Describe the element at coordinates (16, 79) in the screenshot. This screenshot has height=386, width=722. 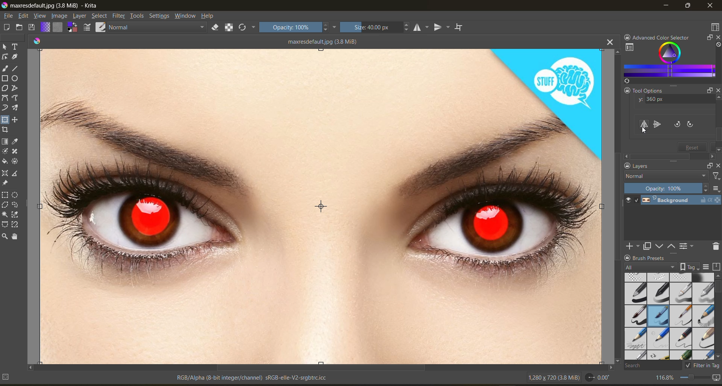
I see `tool` at that location.